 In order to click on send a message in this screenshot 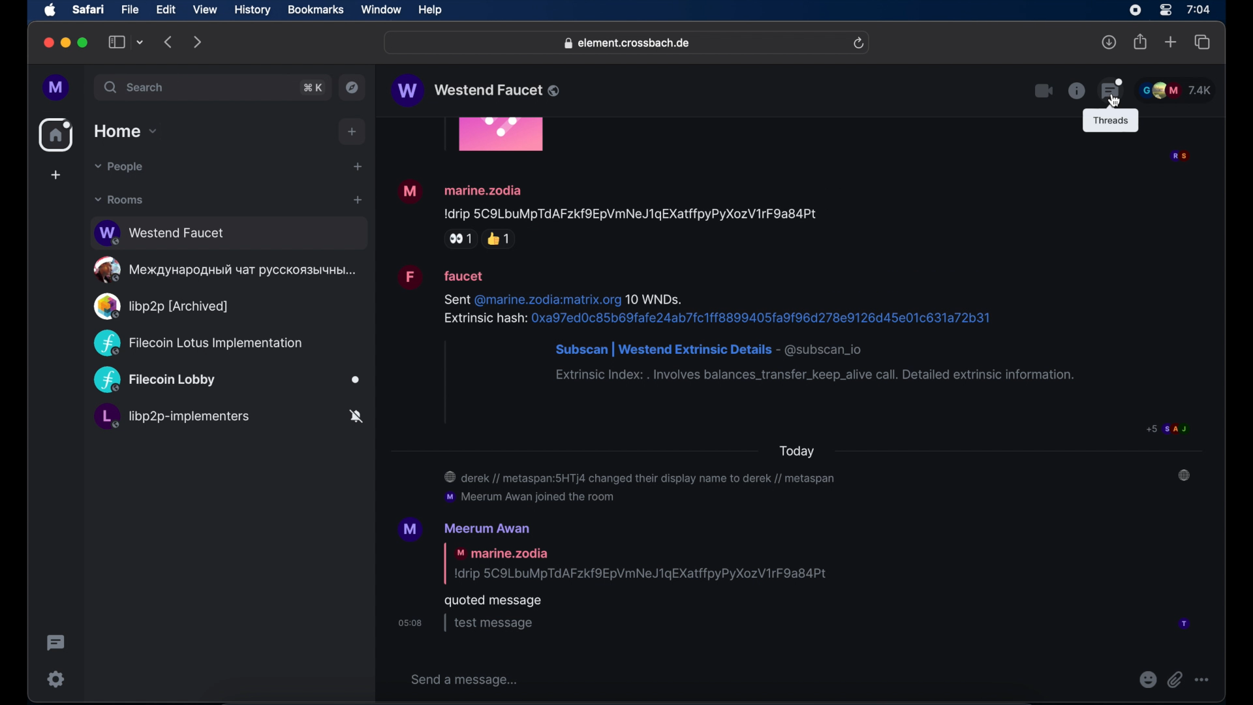, I will do `click(462, 681)`.